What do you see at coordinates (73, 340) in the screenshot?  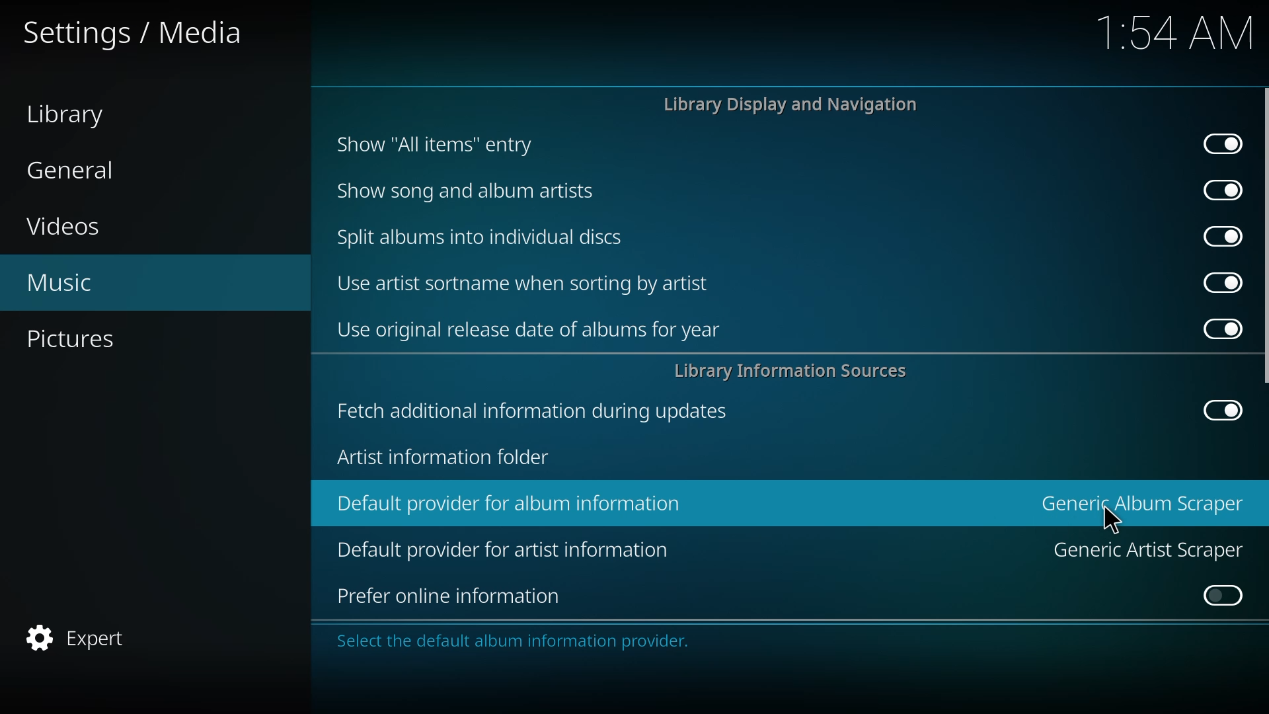 I see `pictures` at bounding box center [73, 340].